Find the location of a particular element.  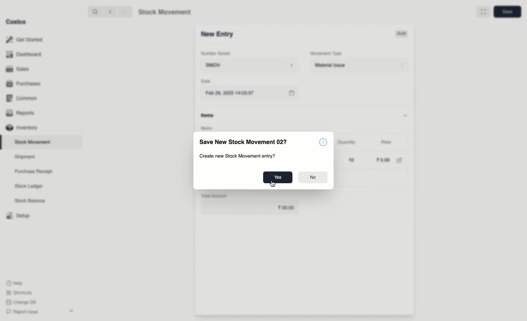

Stock Ledger is located at coordinates (29, 187).